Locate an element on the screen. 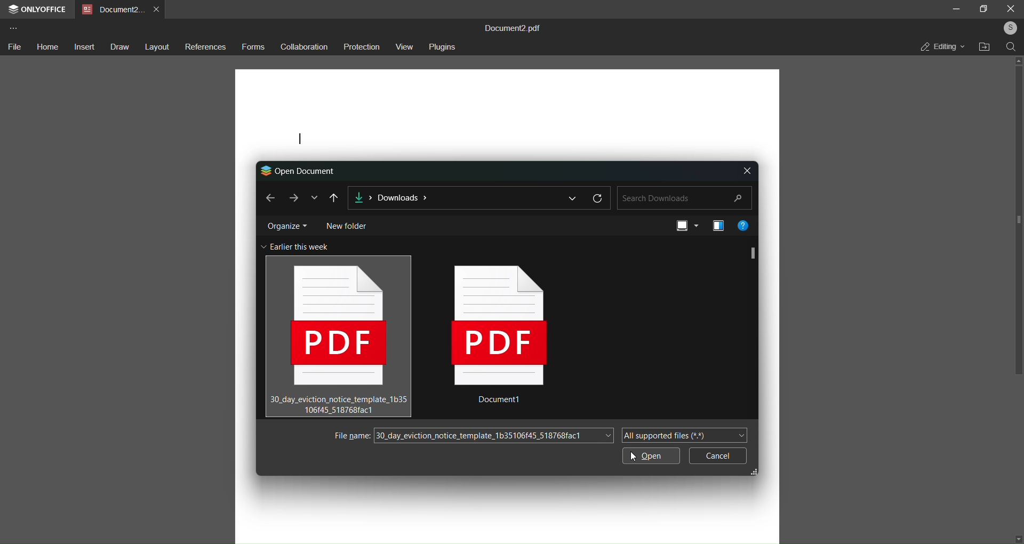 The width and height of the screenshot is (1024, 544). file is located at coordinates (14, 47).